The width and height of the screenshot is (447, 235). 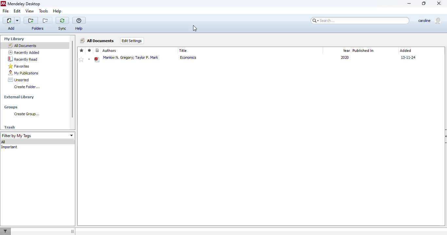 What do you see at coordinates (37, 28) in the screenshot?
I see `folders` at bounding box center [37, 28].